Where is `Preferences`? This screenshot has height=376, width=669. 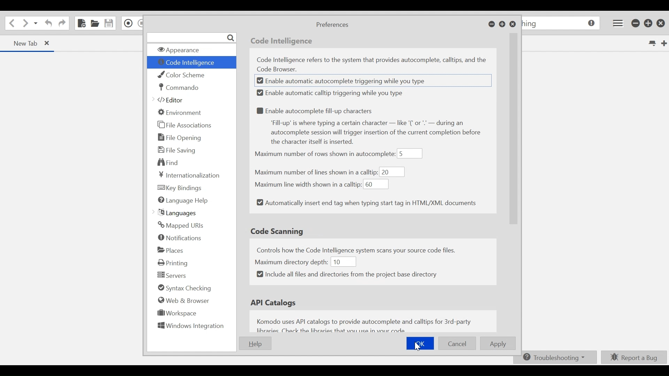 Preferences is located at coordinates (332, 25).